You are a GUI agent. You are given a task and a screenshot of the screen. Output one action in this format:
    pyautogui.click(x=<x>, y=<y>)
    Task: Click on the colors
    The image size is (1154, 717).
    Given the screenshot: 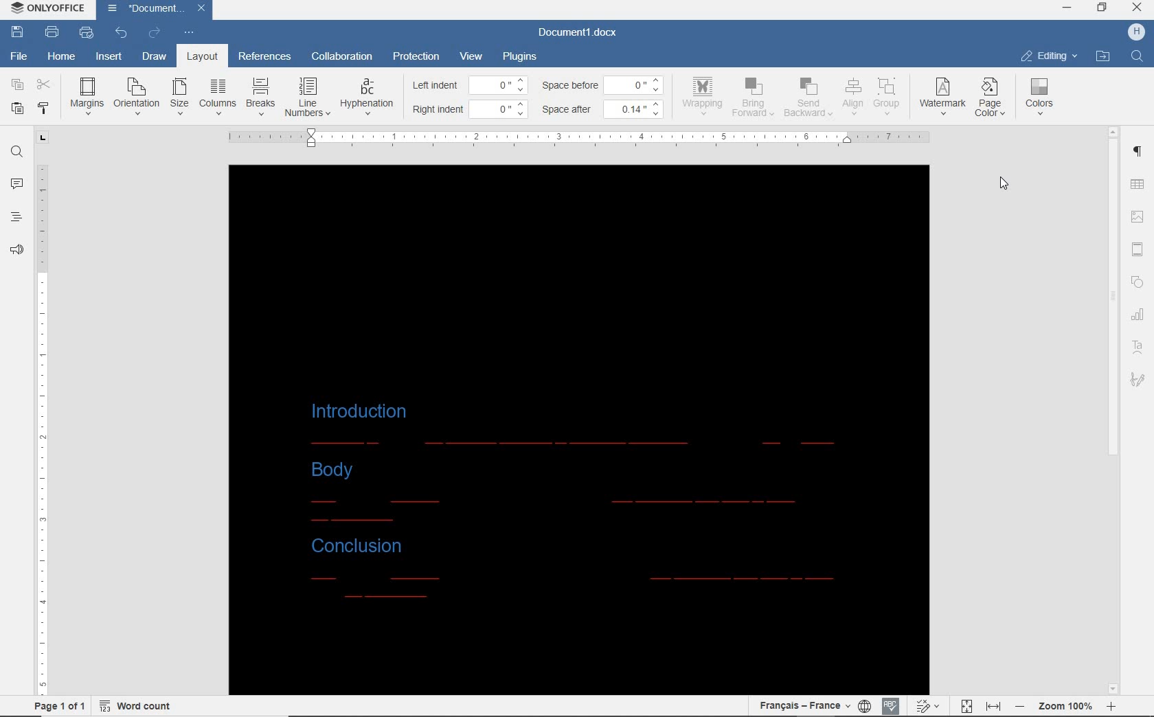 What is the action you would take?
    pyautogui.click(x=1040, y=101)
    